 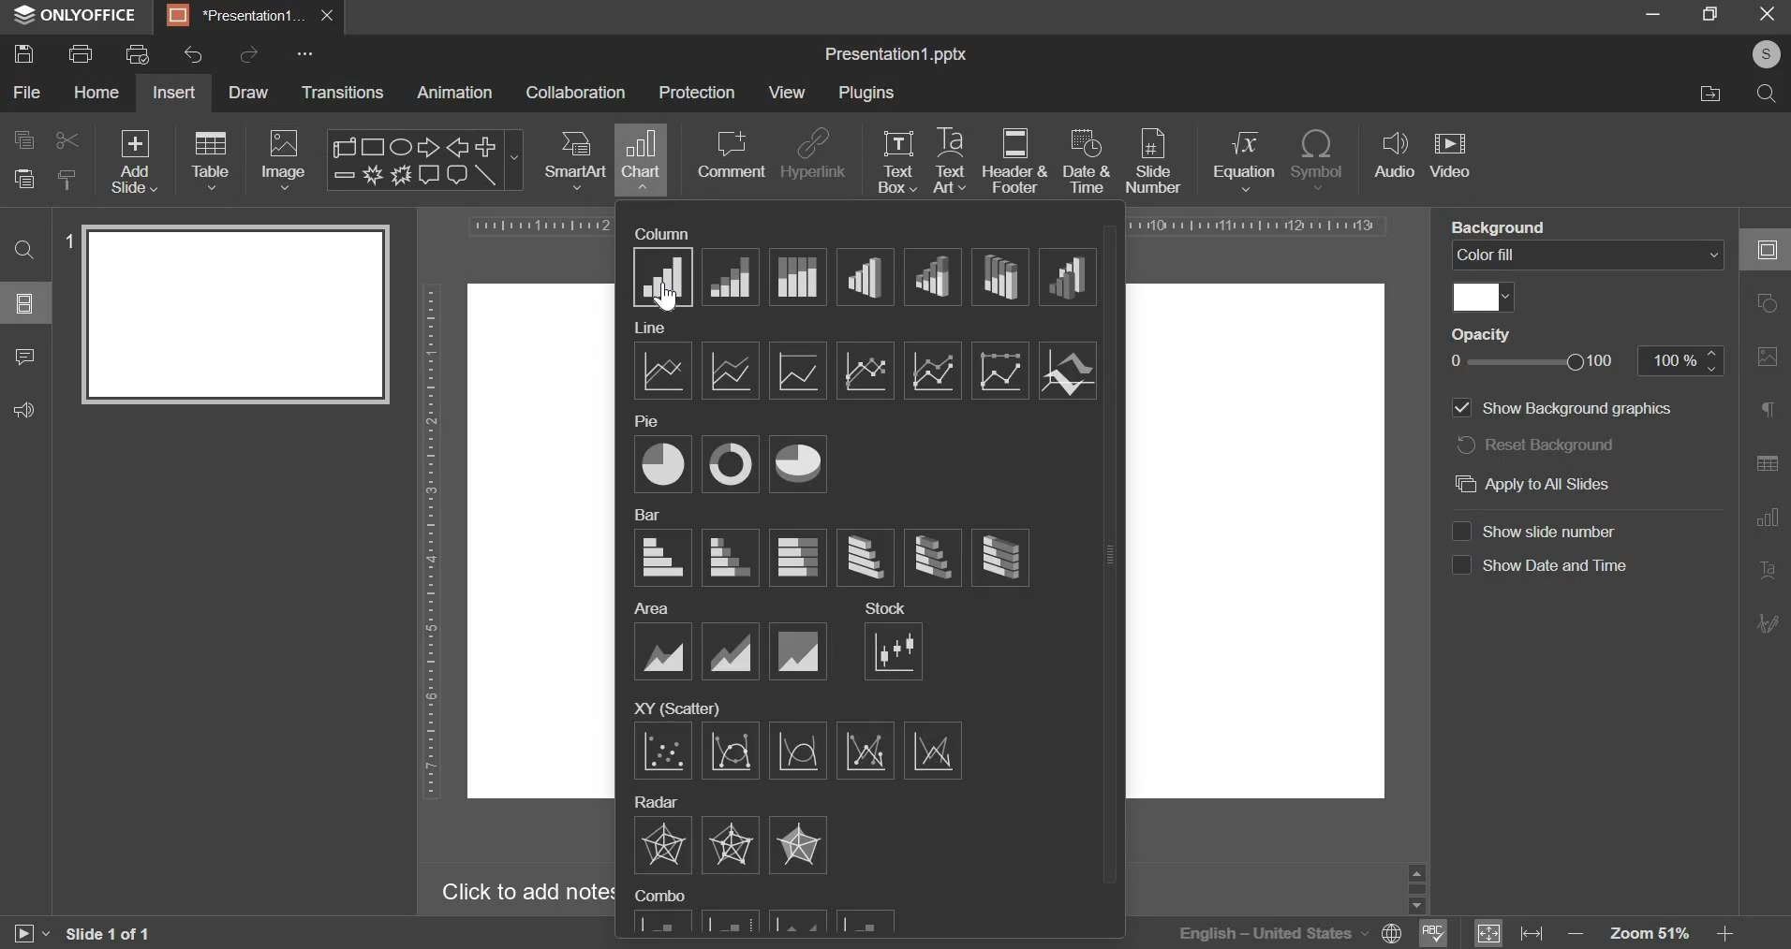 What do you see at coordinates (1481, 297) in the screenshot?
I see `color fill` at bounding box center [1481, 297].